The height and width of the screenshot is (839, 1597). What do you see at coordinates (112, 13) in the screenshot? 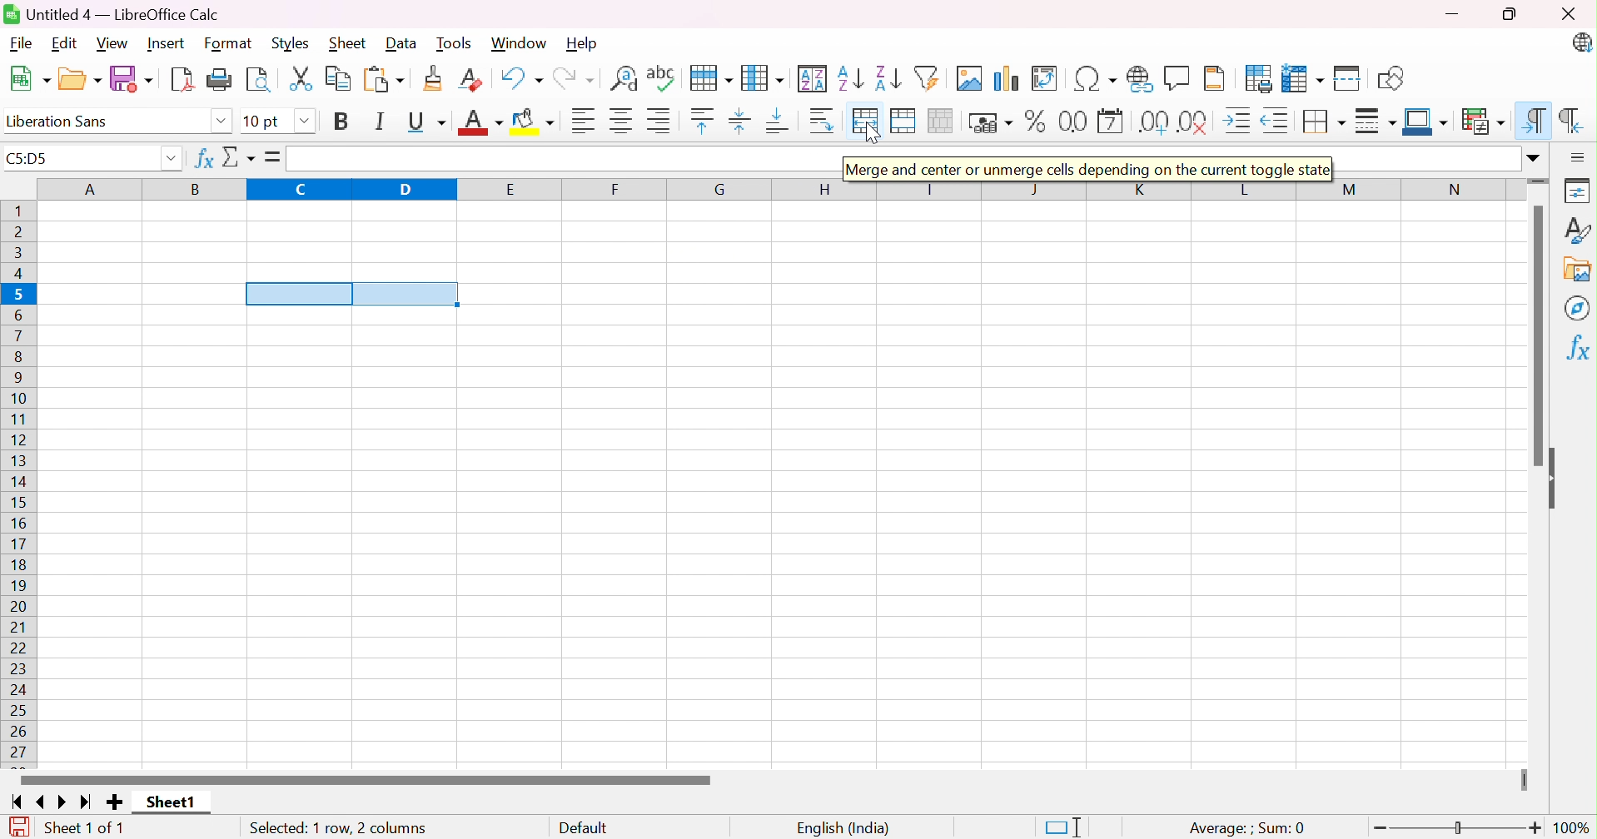
I see `Untitled 4 - LibreOffice Calc` at bounding box center [112, 13].